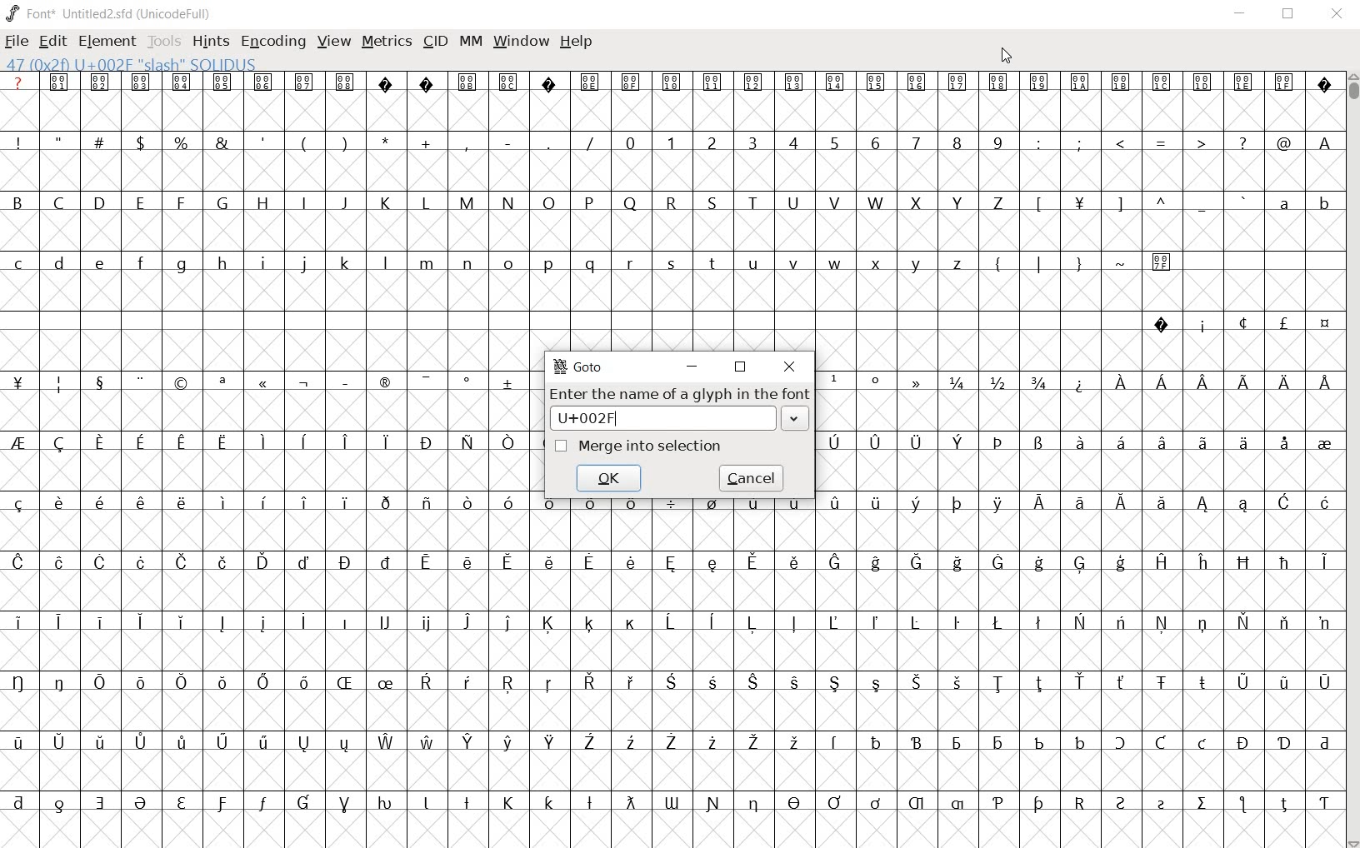 This screenshot has height=848, width=1360. I want to click on special letters, so click(670, 681).